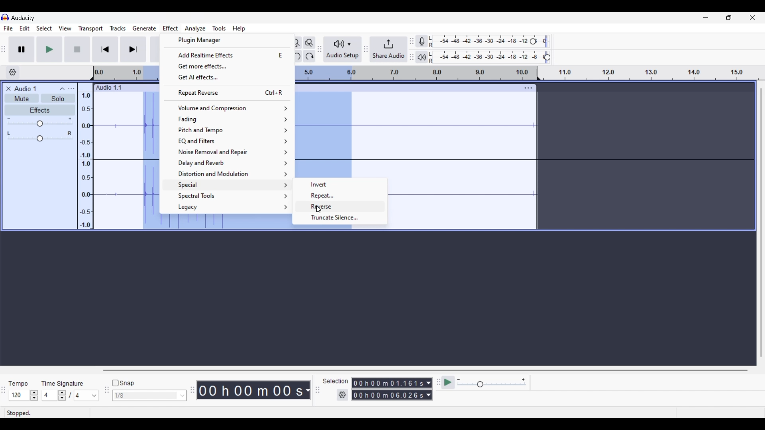 Image resolution: width=765 pixels, height=430 pixels. Describe the element at coordinates (170, 28) in the screenshot. I see `Effect menu` at that location.